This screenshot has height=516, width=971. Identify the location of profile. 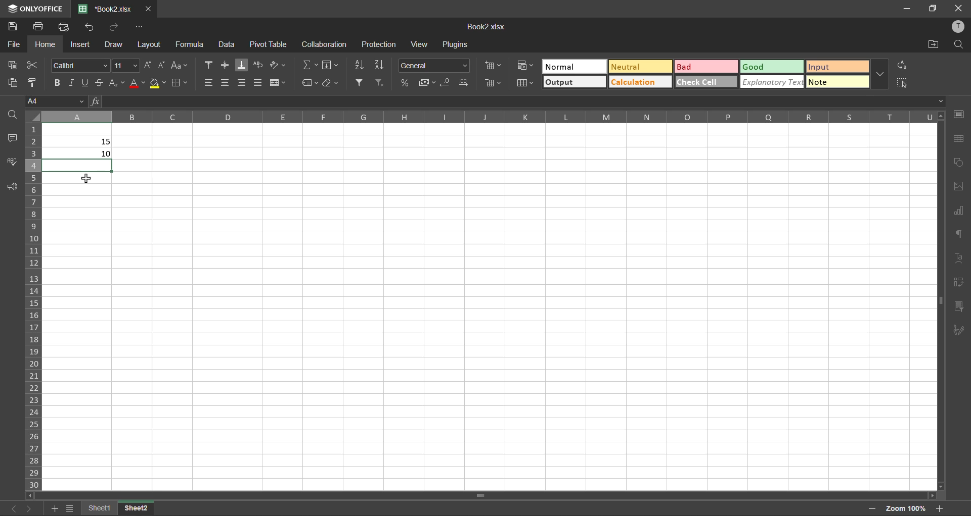
(960, 29).